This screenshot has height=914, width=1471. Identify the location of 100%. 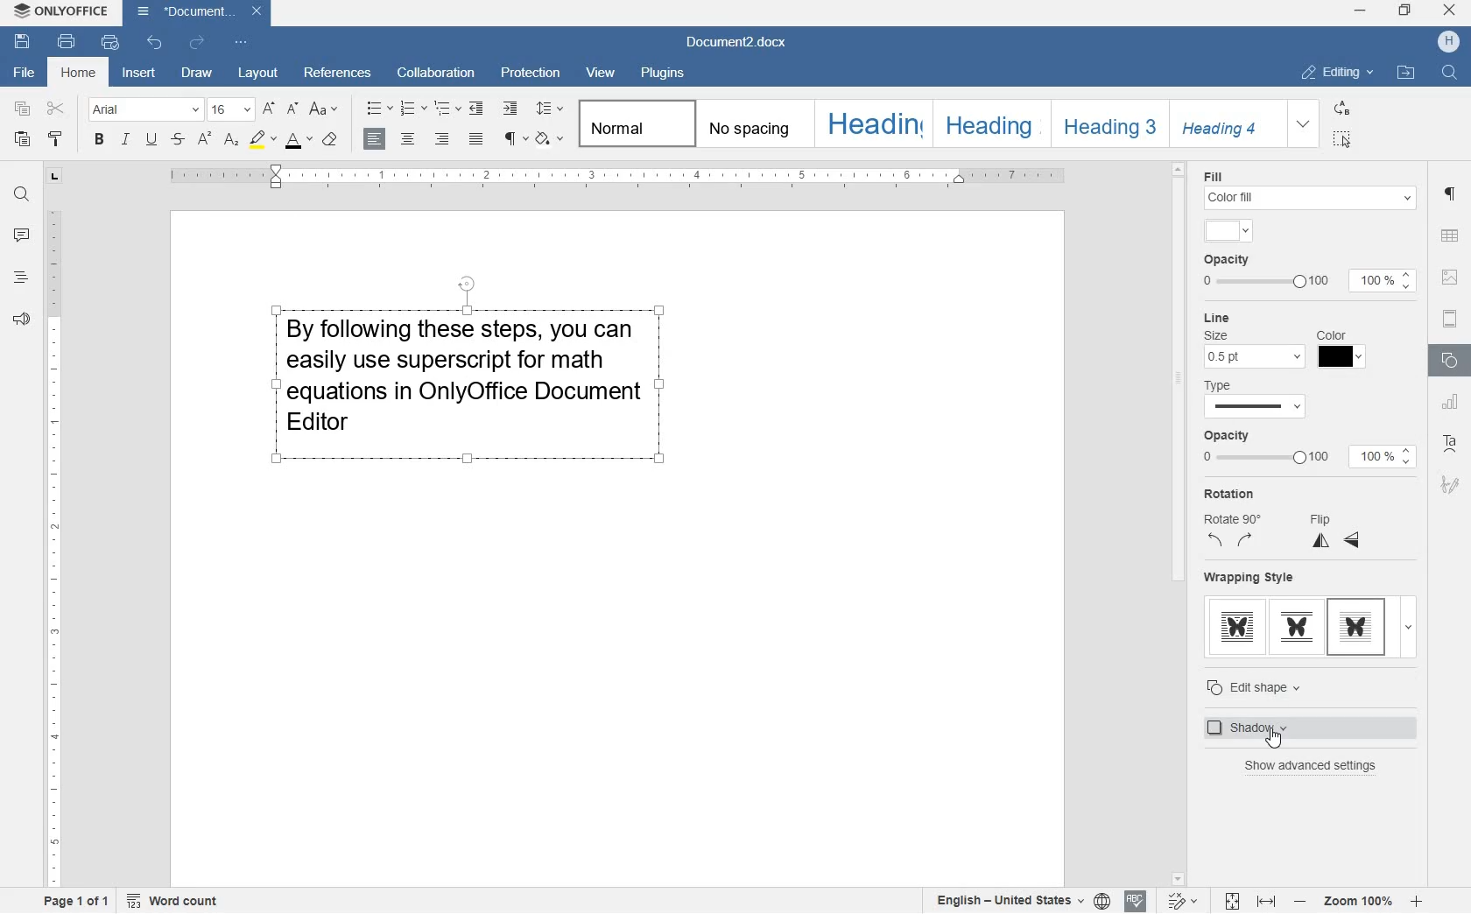
(1381, 280).